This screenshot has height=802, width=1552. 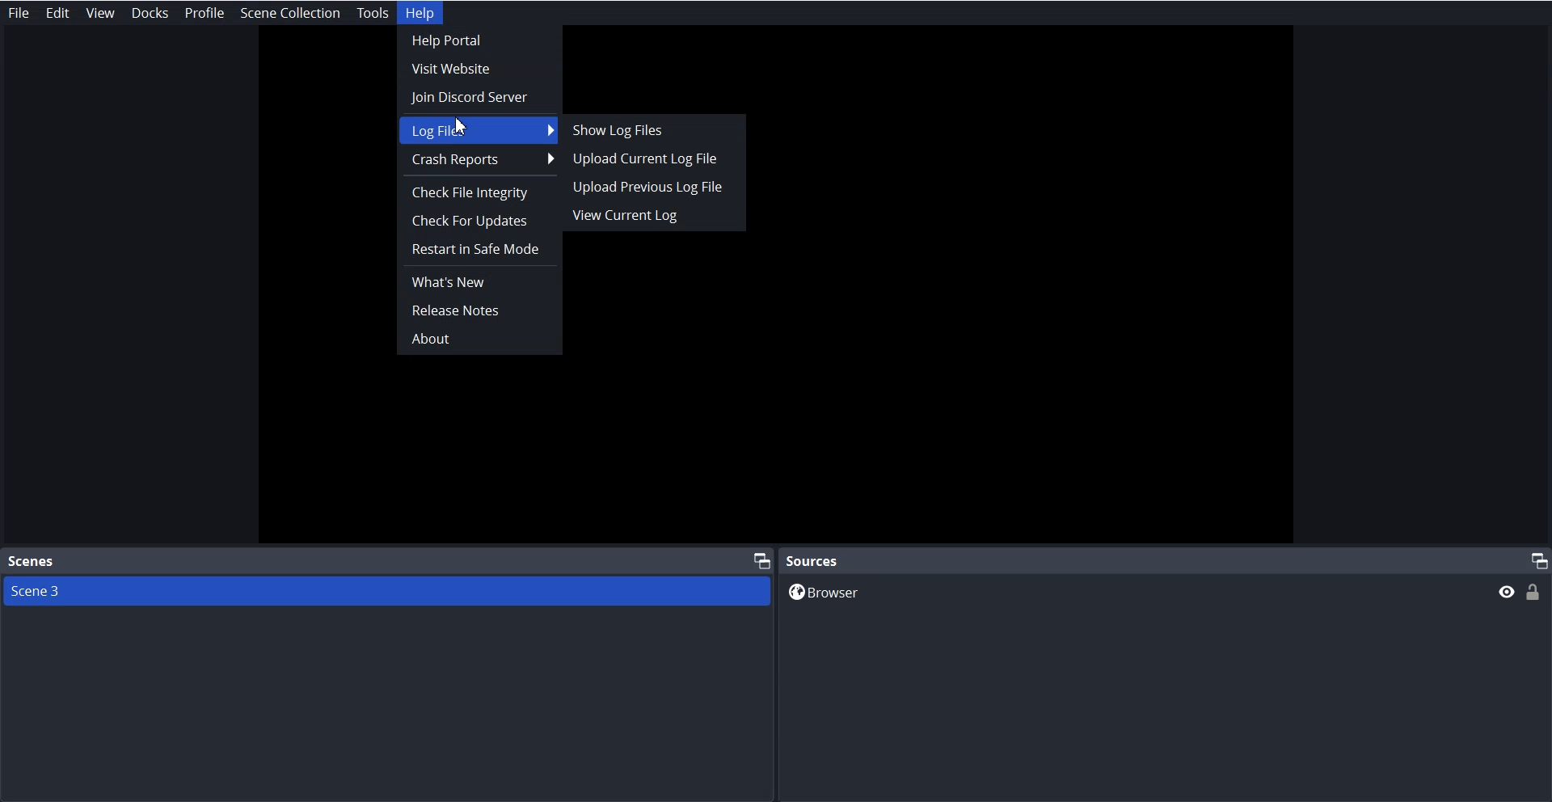 I want to click on Edit, so click(x=57, y=11).